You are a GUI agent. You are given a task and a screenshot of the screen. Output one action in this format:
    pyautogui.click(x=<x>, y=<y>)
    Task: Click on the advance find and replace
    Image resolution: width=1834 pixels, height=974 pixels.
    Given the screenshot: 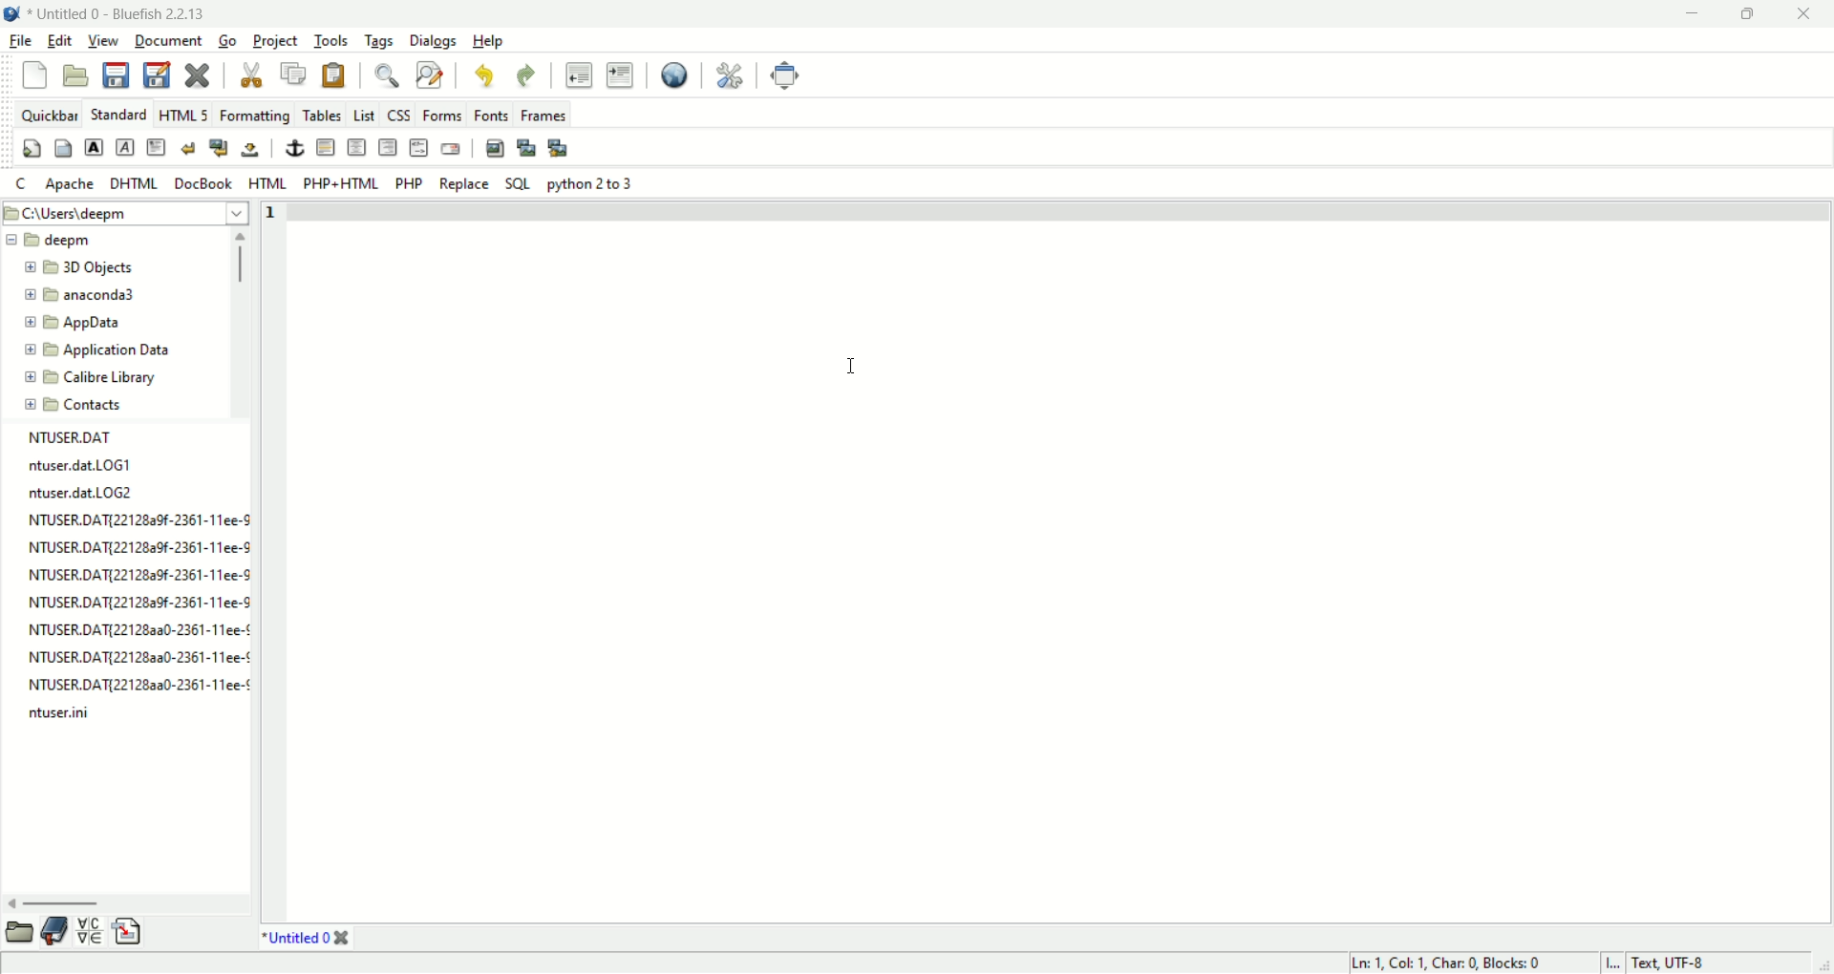 What is the action you would take?
    pyautogui.click(x=430, y=74)
    